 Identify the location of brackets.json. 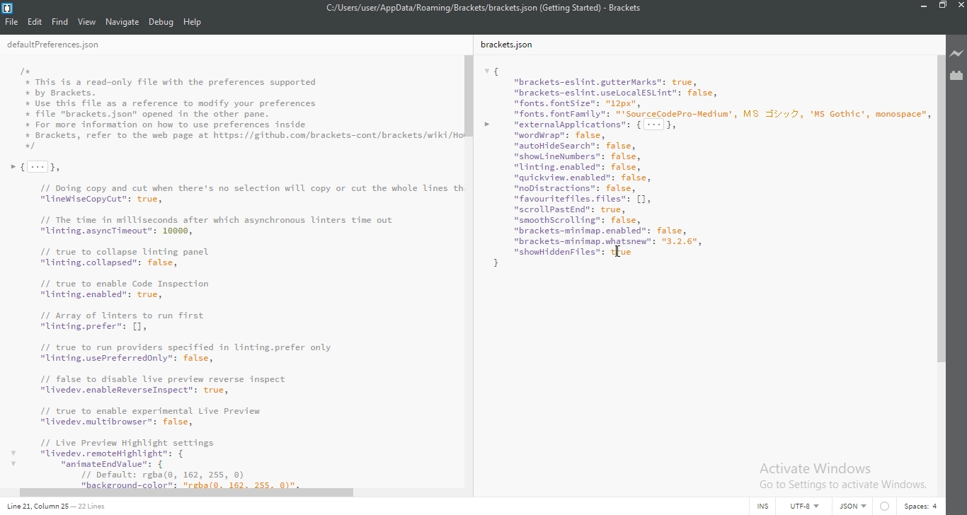
(507, 44).